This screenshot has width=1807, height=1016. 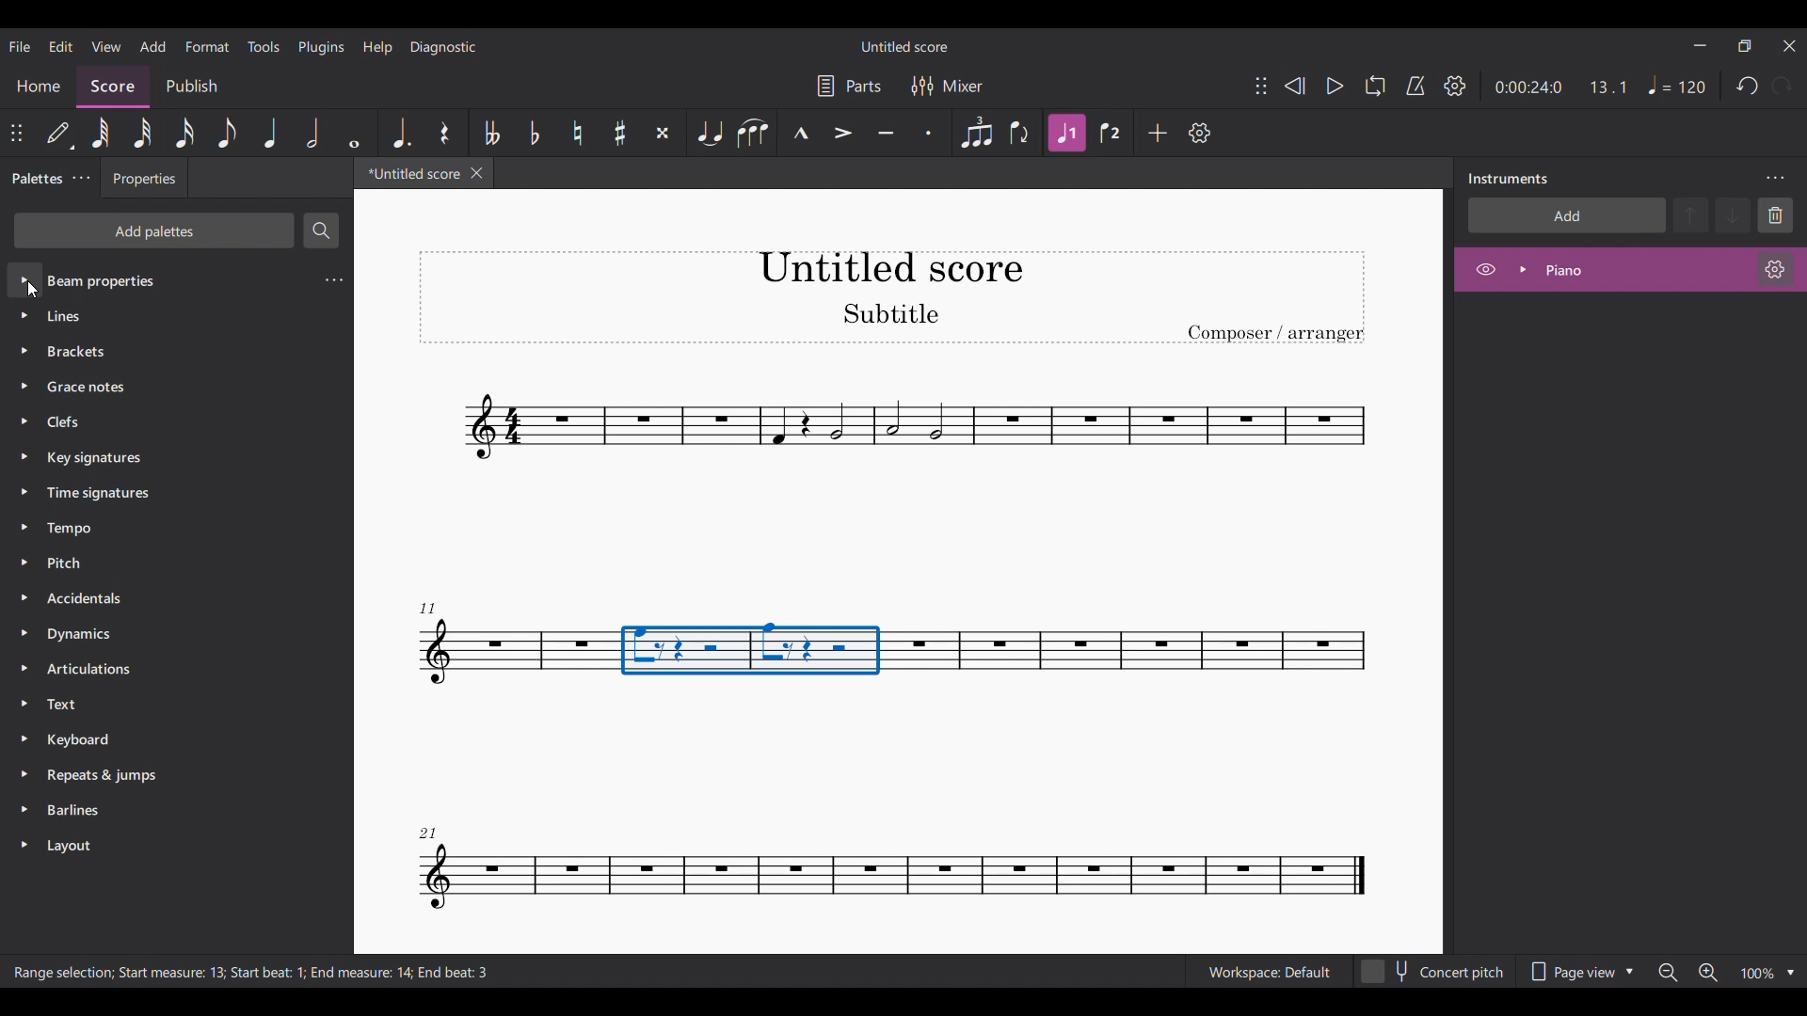 What do you see at coordinates (157, 669) in the screenshot?
I see `Articulations` at bounding box center [157, 669].